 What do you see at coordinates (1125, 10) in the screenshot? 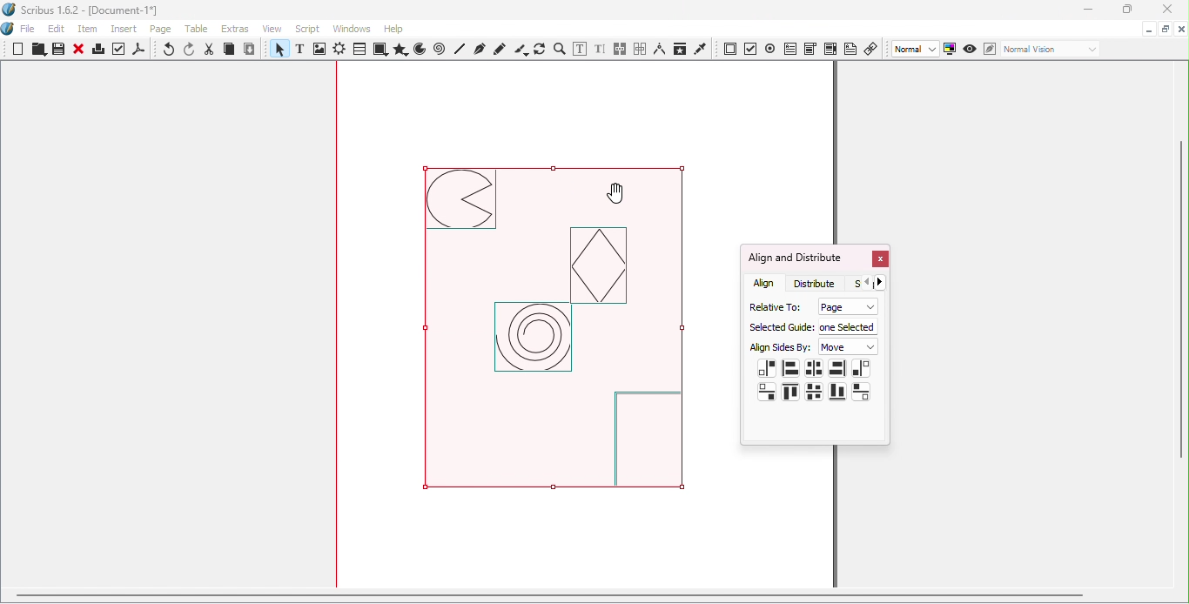
I see `Maximize` at bounding box center [1125, 10].